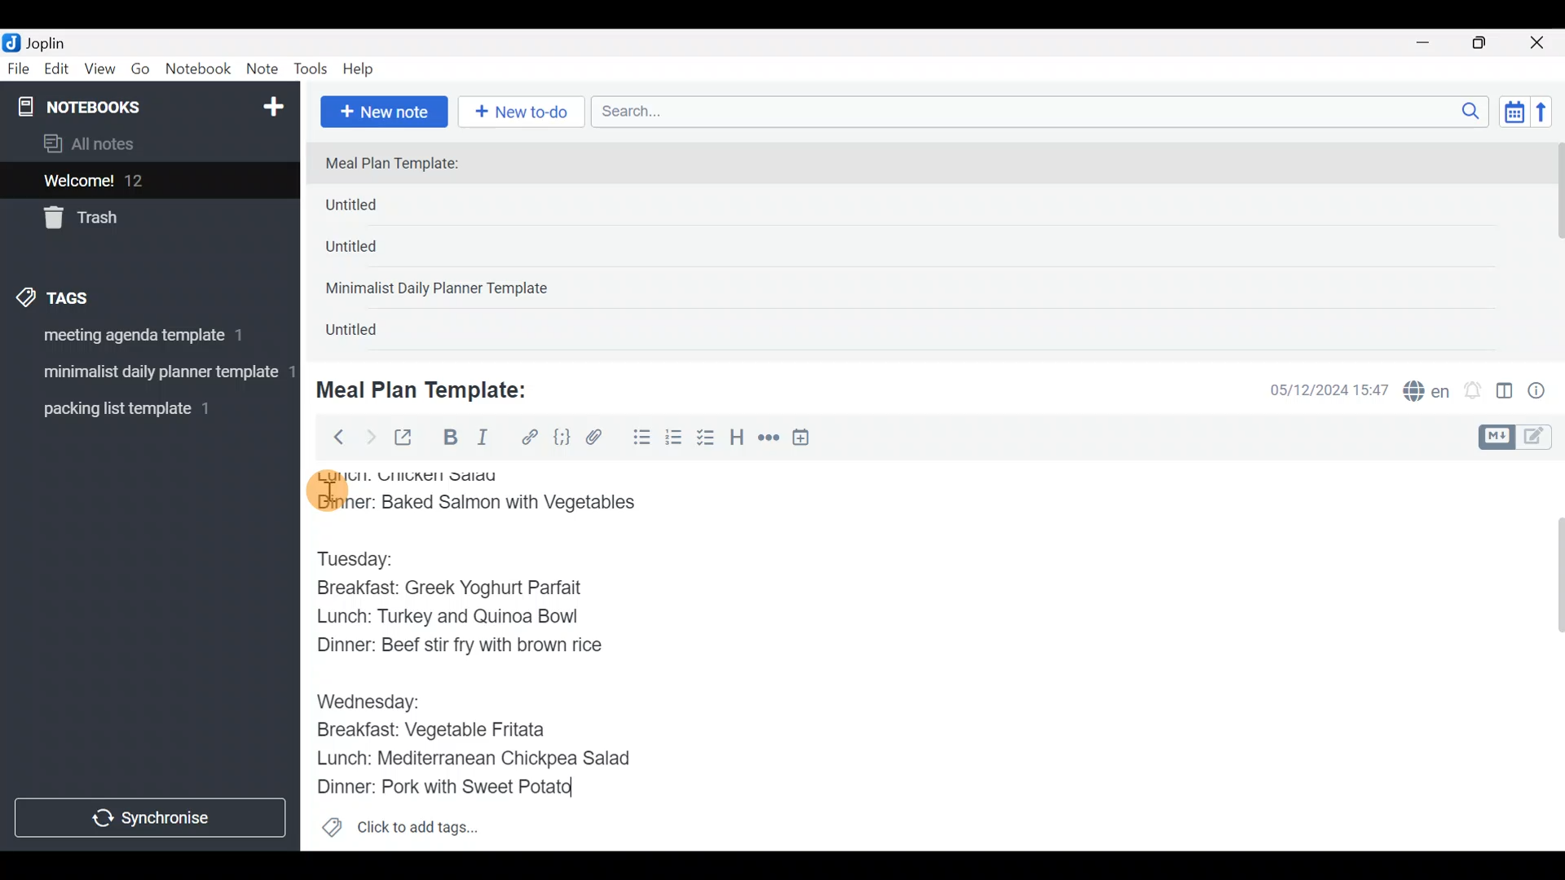 The image size is (1565, 880). Describe the element at coordinates (599, 439) in the screenshot. I see `Attach file` at that location.